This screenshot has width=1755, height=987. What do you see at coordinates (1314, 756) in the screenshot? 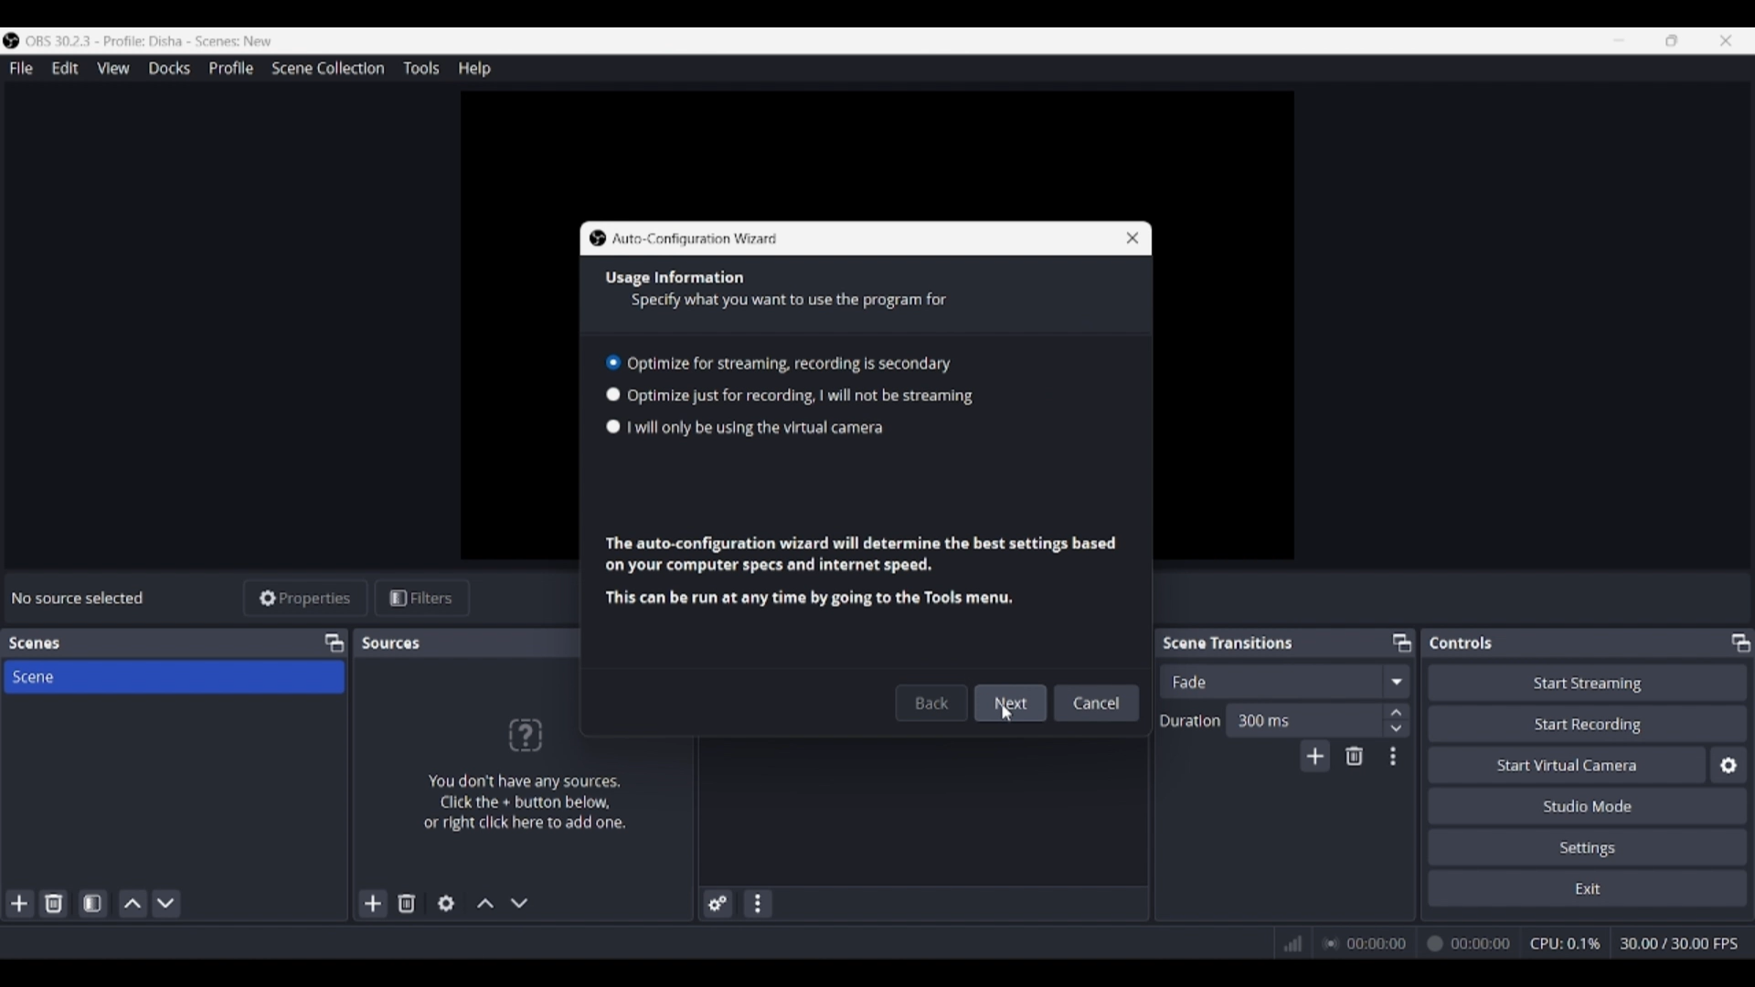
I see `Add transition` at bounding box center [1314, 756].